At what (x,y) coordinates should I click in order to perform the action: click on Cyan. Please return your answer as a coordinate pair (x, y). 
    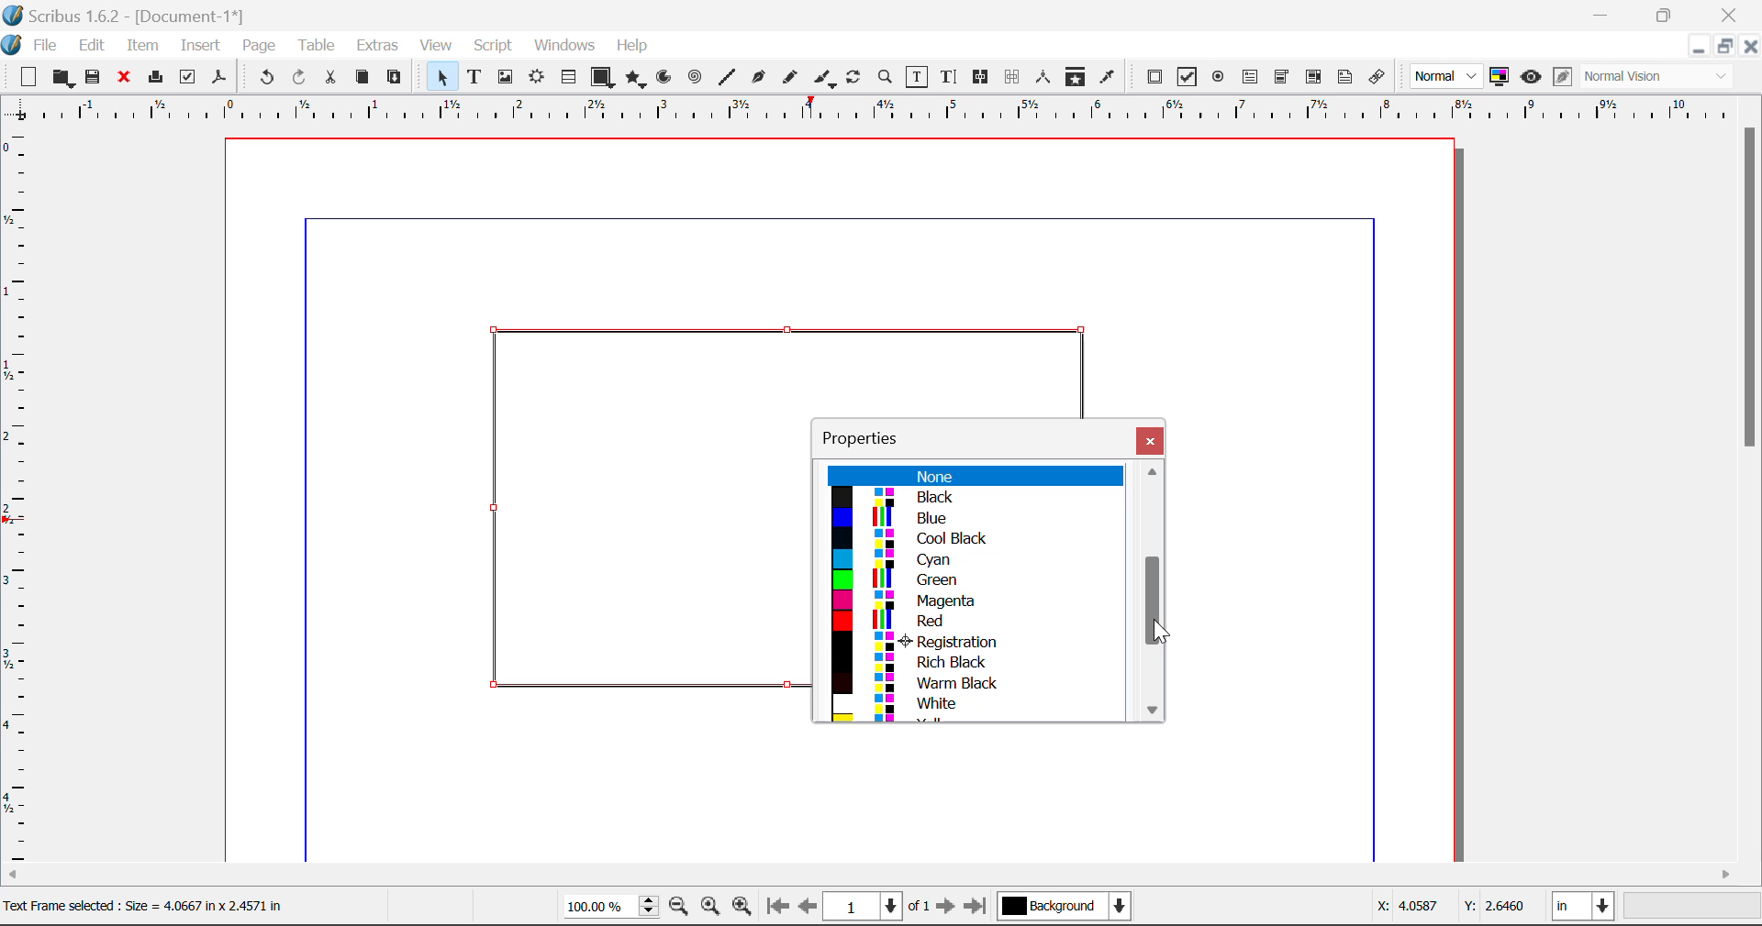
    Looking at the image, I should click on (974, 558).